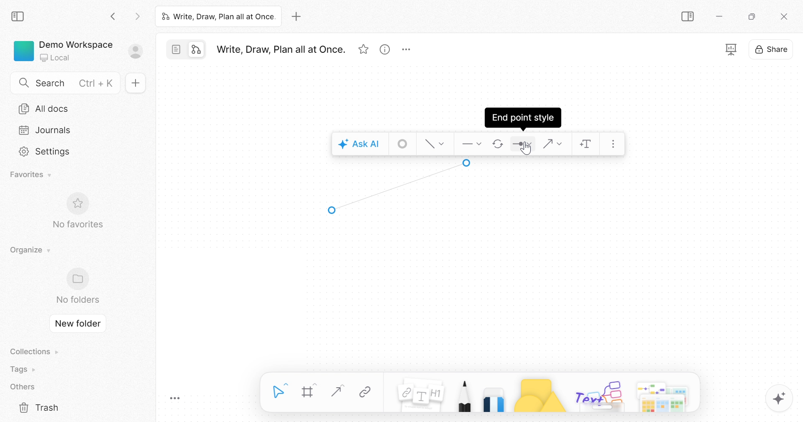 Image resolution: width=803 pixels, height=422 pixels. What do you see at coordinates (309, 392) in the screenshot?
I see `Frame` at bounding box center [309, 392].